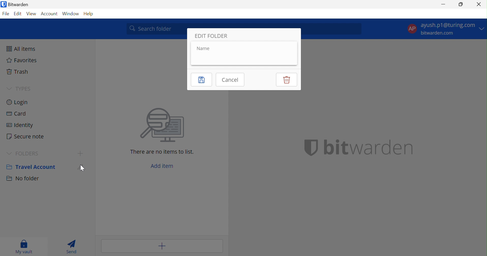 Image resolution: width=487 pixels, height=256 pixels. What do you see at coordinates (18, 14) in the screenshot?
I see `Edit` at bounding box center [18, 14].